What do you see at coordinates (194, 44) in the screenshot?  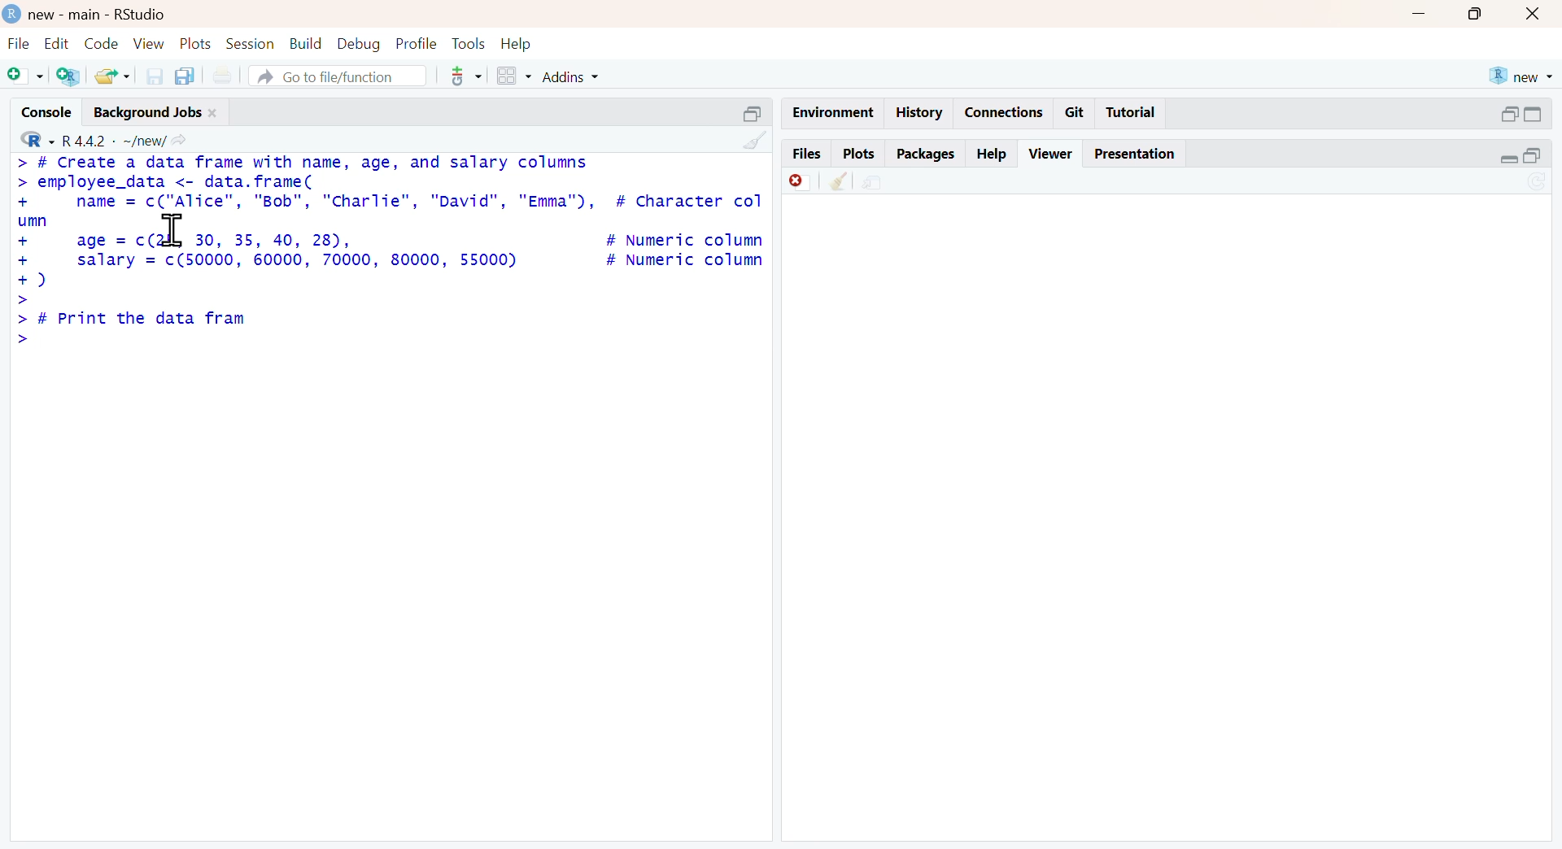 I see `Plots` at bounding box center [194, 44].